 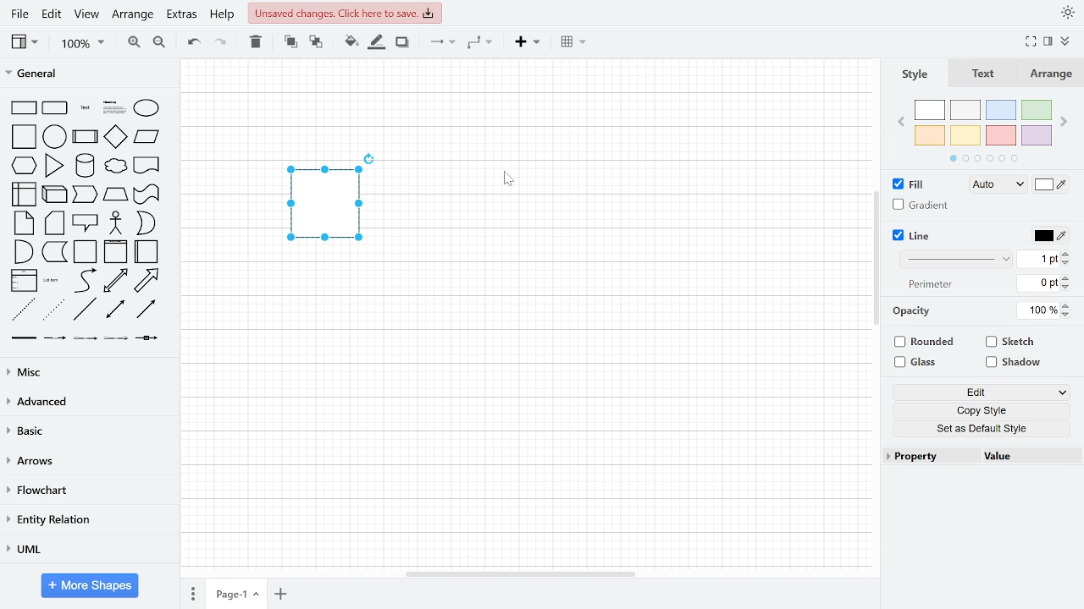 What do you see at coordinates (1052, 74) in the screenshot?
I see `arrange` at bounding box center [1052, 74].